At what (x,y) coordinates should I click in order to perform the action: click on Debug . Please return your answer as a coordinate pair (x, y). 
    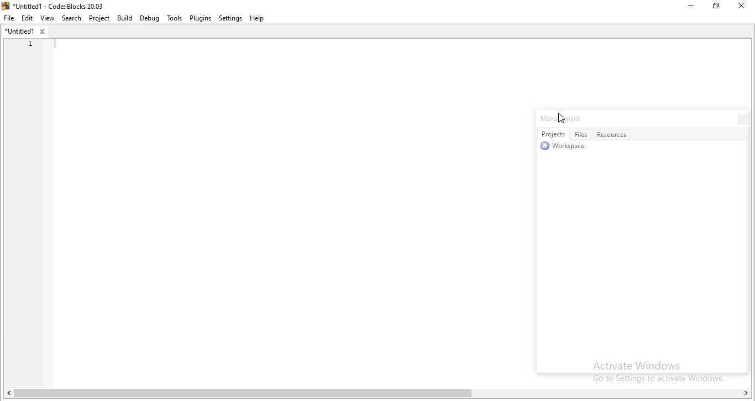
    Looking at the image, I should click on (149, 18).